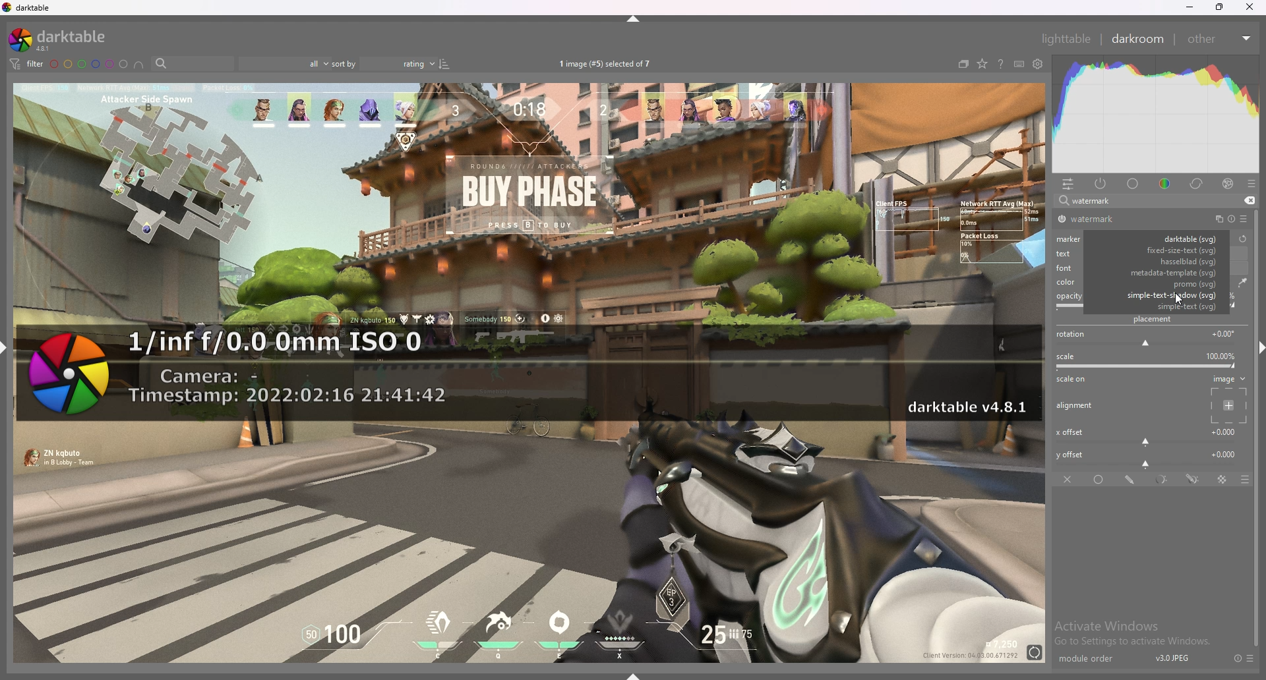 The height and width of the screenshot is (680, 1266). What do you see at coordinates (1133, 184) in the screenshot?
I see `base` at bounding box center [1133, 184].